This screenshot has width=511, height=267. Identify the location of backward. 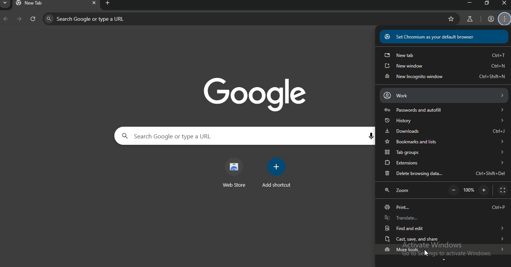
(6, 19).